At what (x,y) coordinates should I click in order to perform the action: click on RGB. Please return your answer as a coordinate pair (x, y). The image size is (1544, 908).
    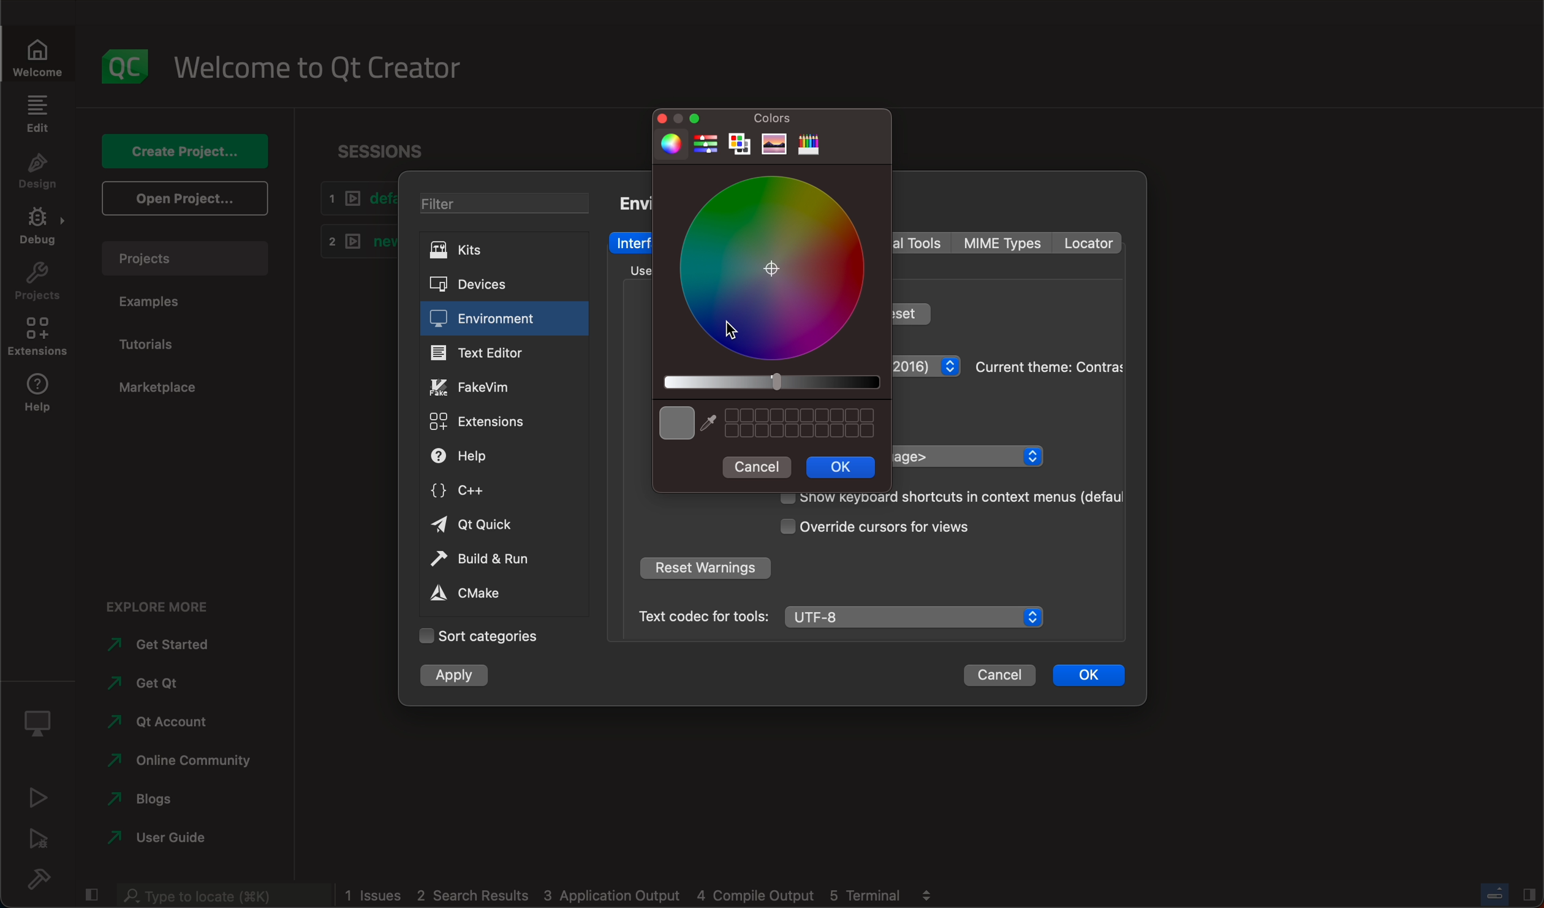
    Looking at the image, I should click on (706, 145).